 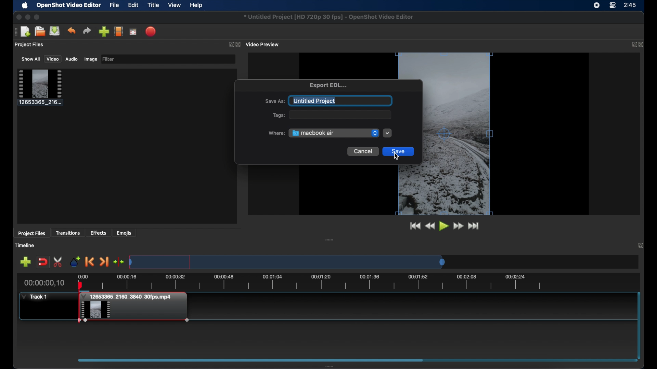 I want to click on effects, so click(x=99, y=233).